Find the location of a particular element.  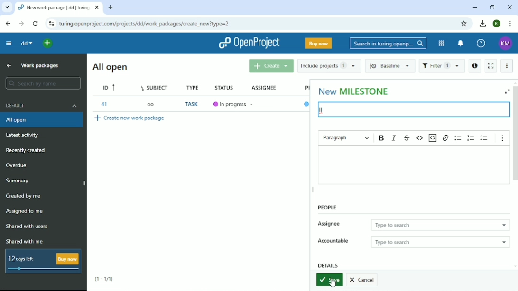

Insert code snippet is located at coordinates (434, 138).